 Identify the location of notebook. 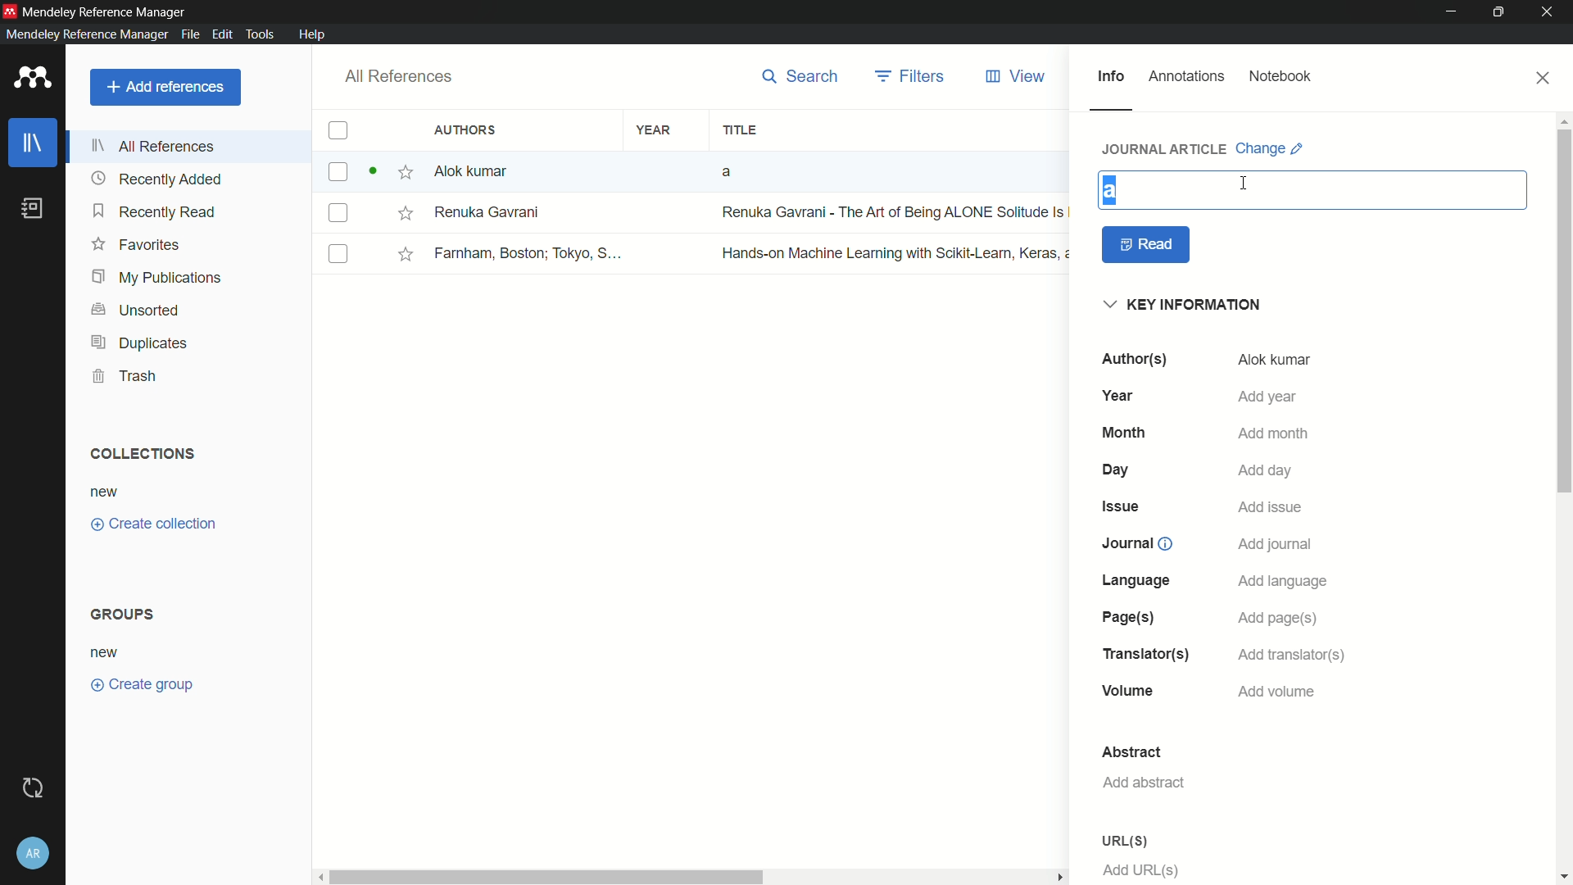
(1281, 77).